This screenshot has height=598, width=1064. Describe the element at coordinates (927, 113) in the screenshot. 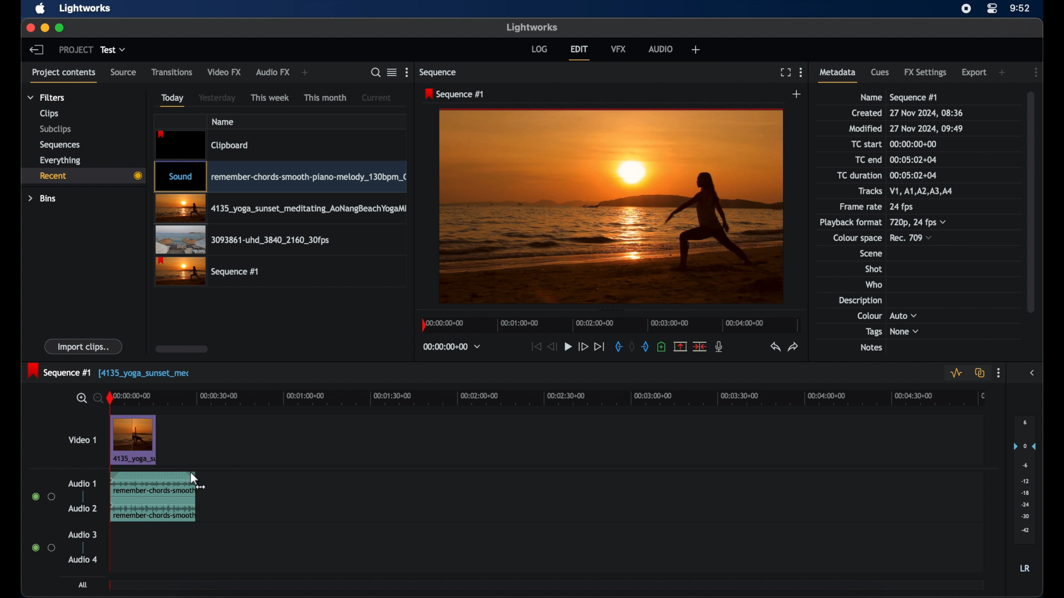

I see `date` at that location.